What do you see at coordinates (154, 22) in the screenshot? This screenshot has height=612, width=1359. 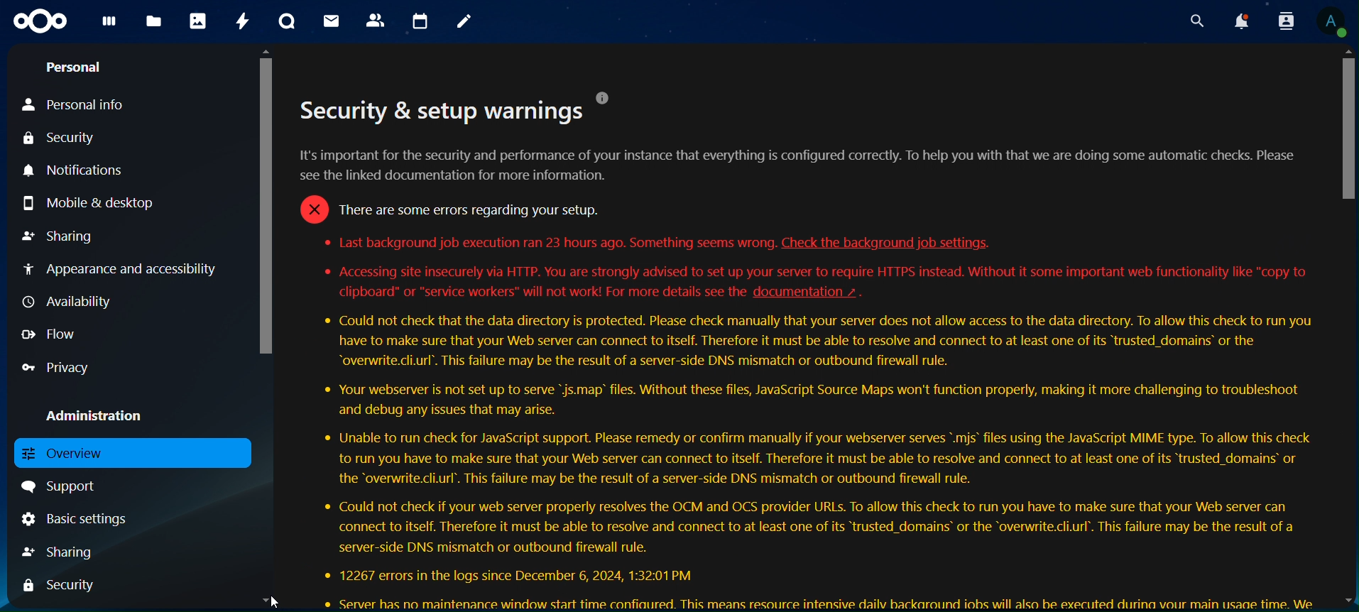 I see `files` at bounding box center [154, 22].